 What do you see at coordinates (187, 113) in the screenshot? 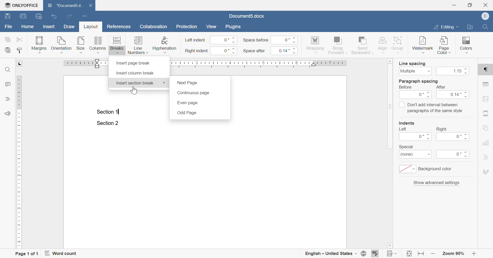
I see `odd page` at bounding box center [187, 113].